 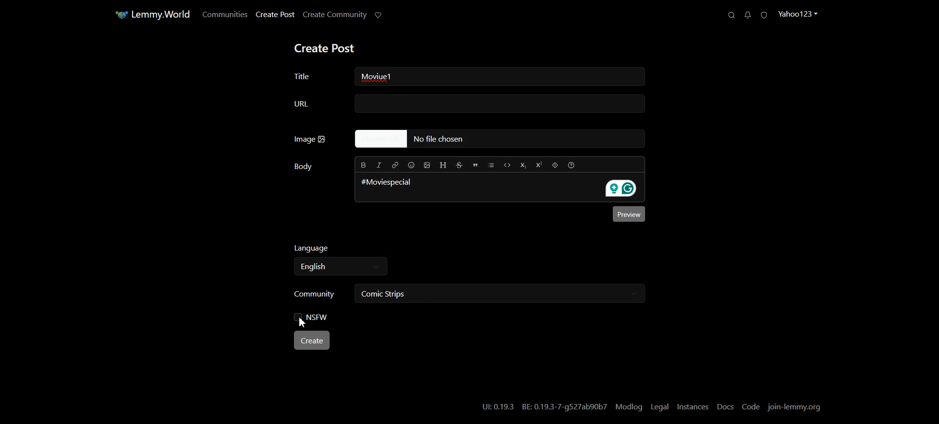 What do you see at coordinates (380, 166) in the screenshot?
I see `Italic` at bounding box center [380, 166].